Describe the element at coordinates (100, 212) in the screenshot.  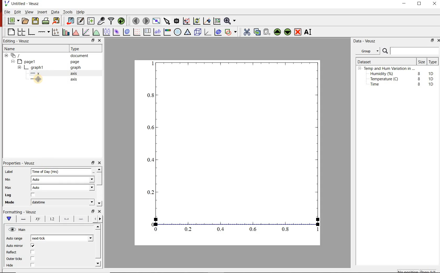
I see `close` at that location.